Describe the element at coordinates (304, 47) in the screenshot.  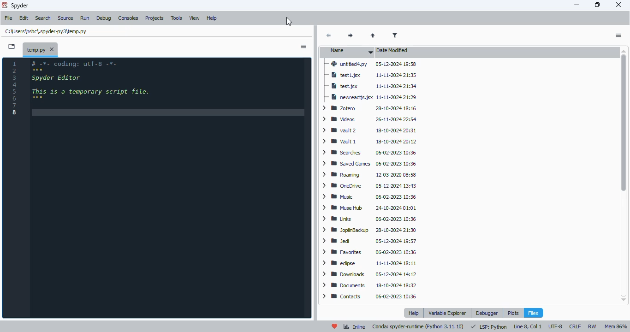
I see `sidebar` at that location.